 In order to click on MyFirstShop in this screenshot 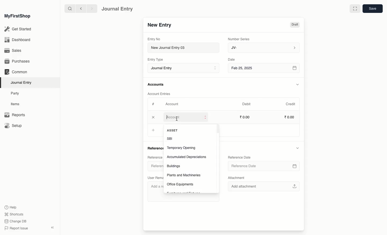, I will do `click(17, 16)`.